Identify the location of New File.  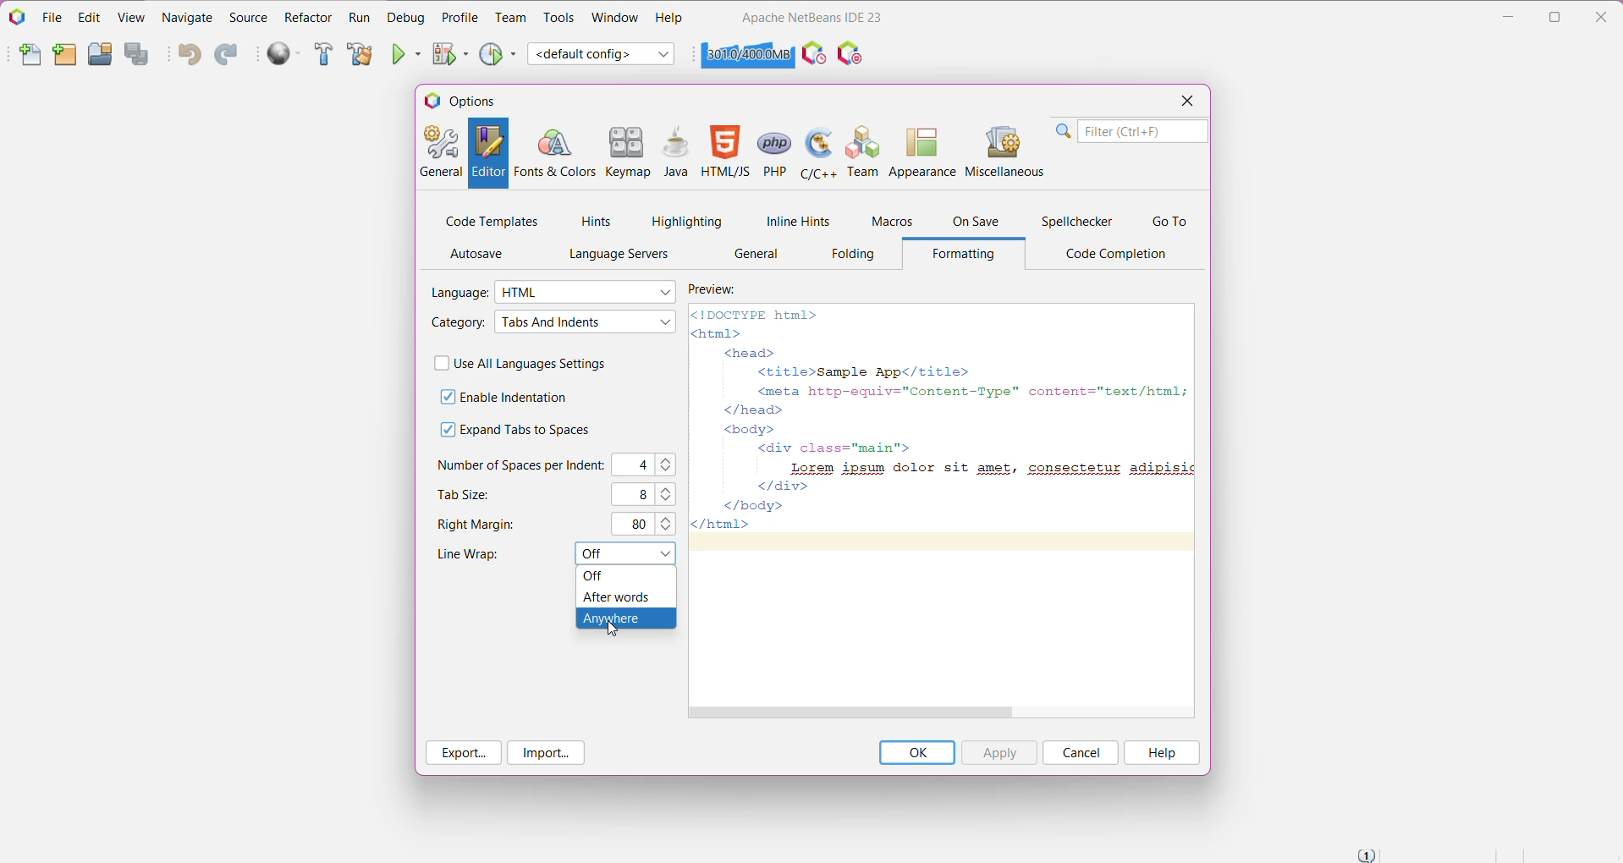
(30, 58).